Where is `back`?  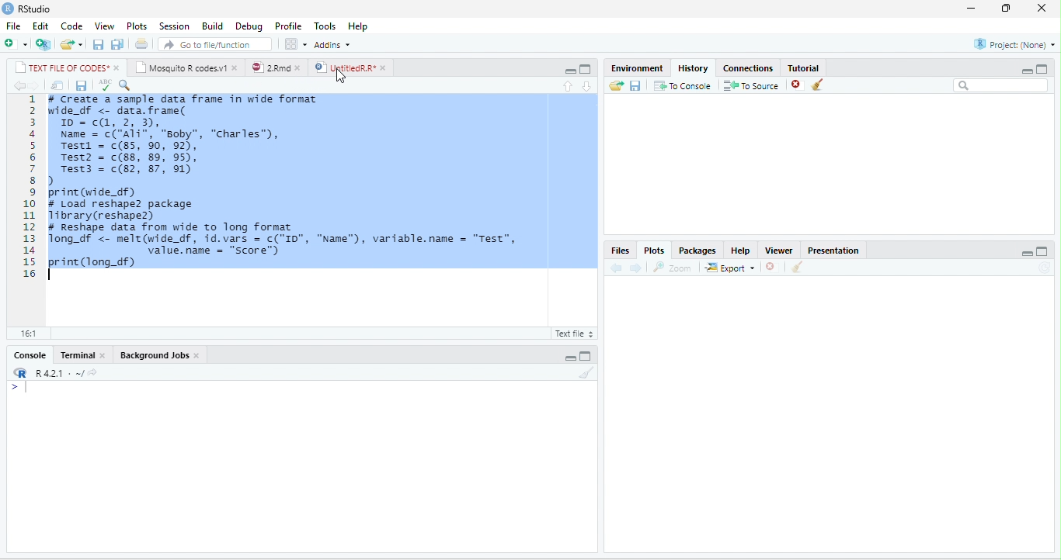
back is located at coordinates (18, 85).